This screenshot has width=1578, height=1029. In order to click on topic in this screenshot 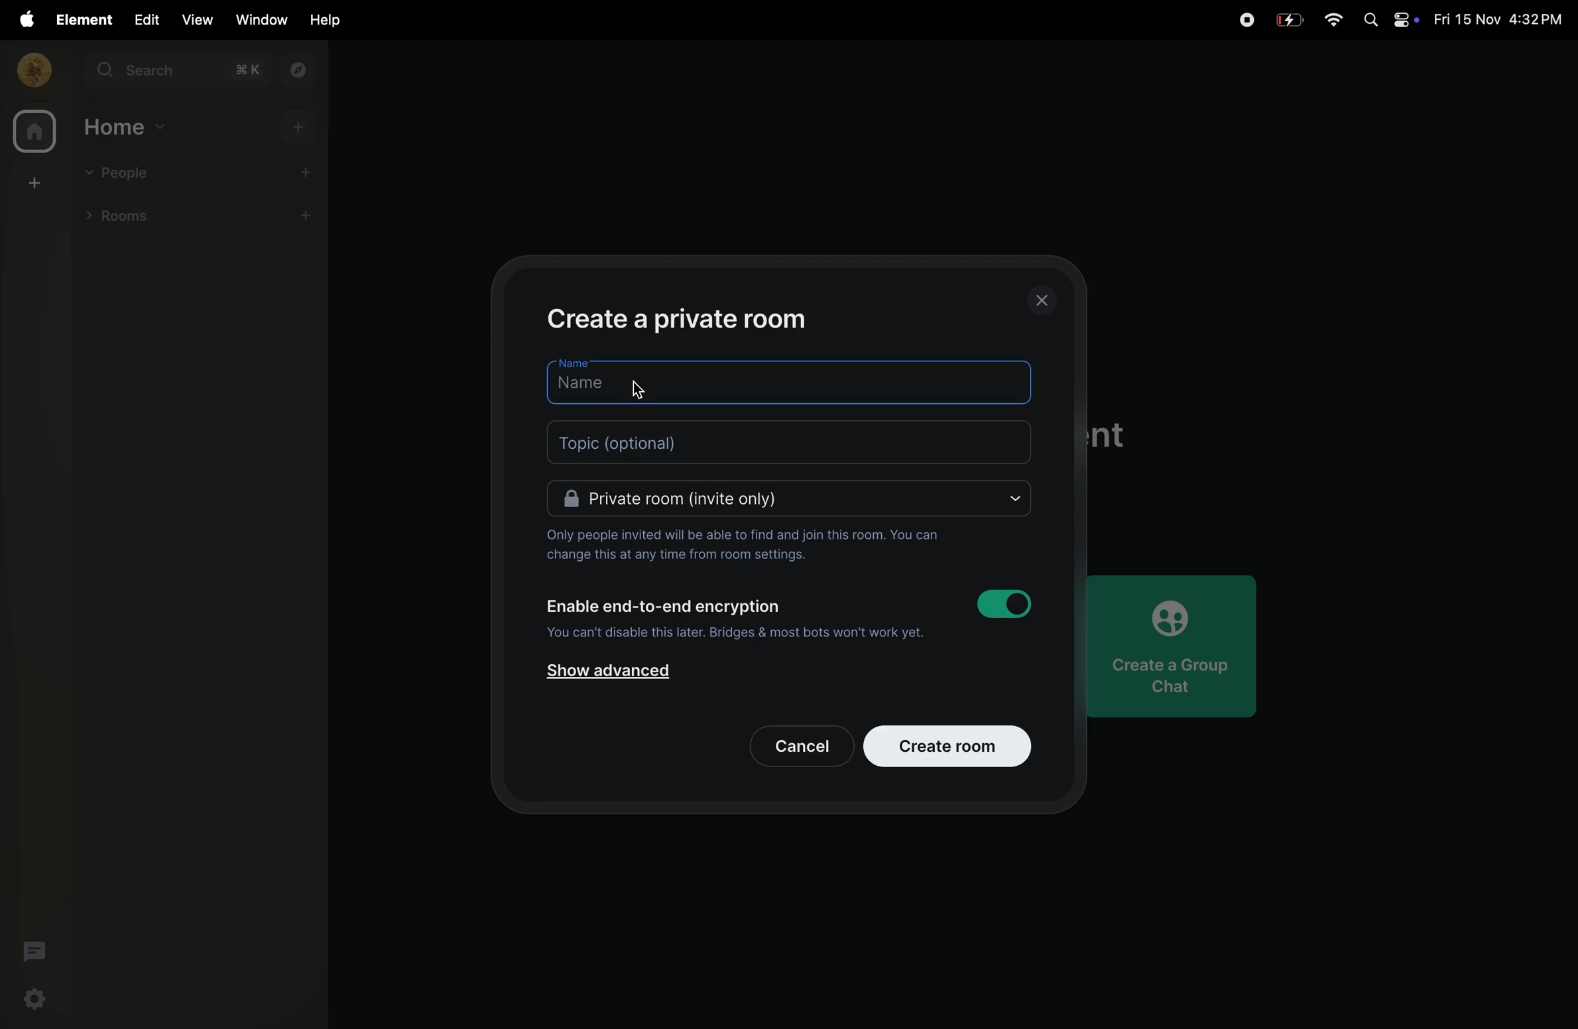, I will do `click(795, 441)`.